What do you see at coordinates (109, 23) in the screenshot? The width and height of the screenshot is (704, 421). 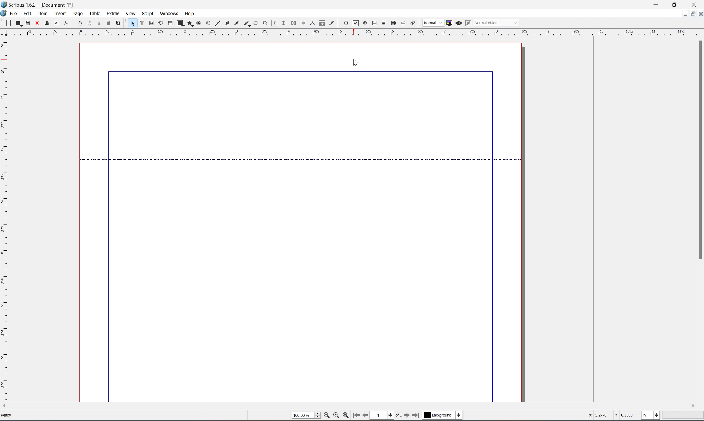 I see `copy` at bounding box center [109, 23].